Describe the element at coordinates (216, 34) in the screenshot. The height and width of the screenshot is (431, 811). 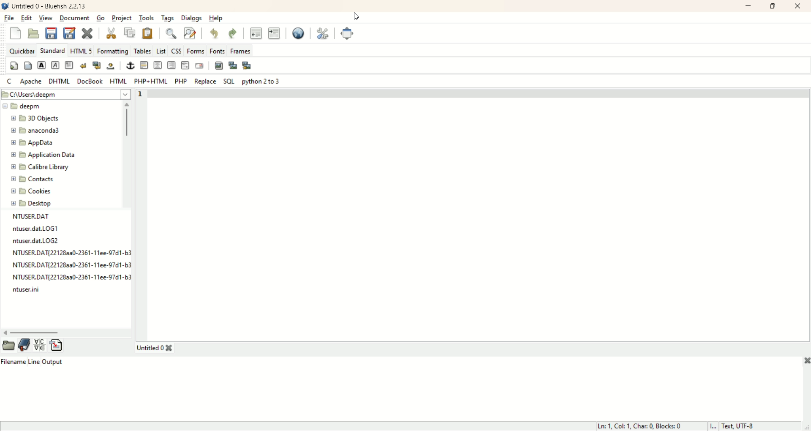
I see `undo` at that location.